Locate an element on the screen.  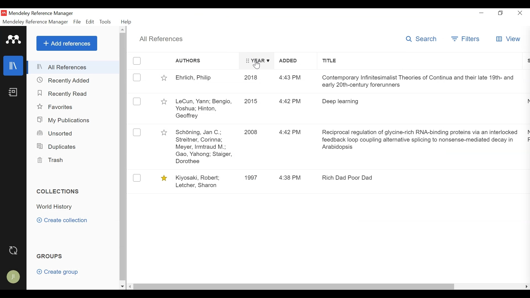
minimize is located at coordinates (482, 13).